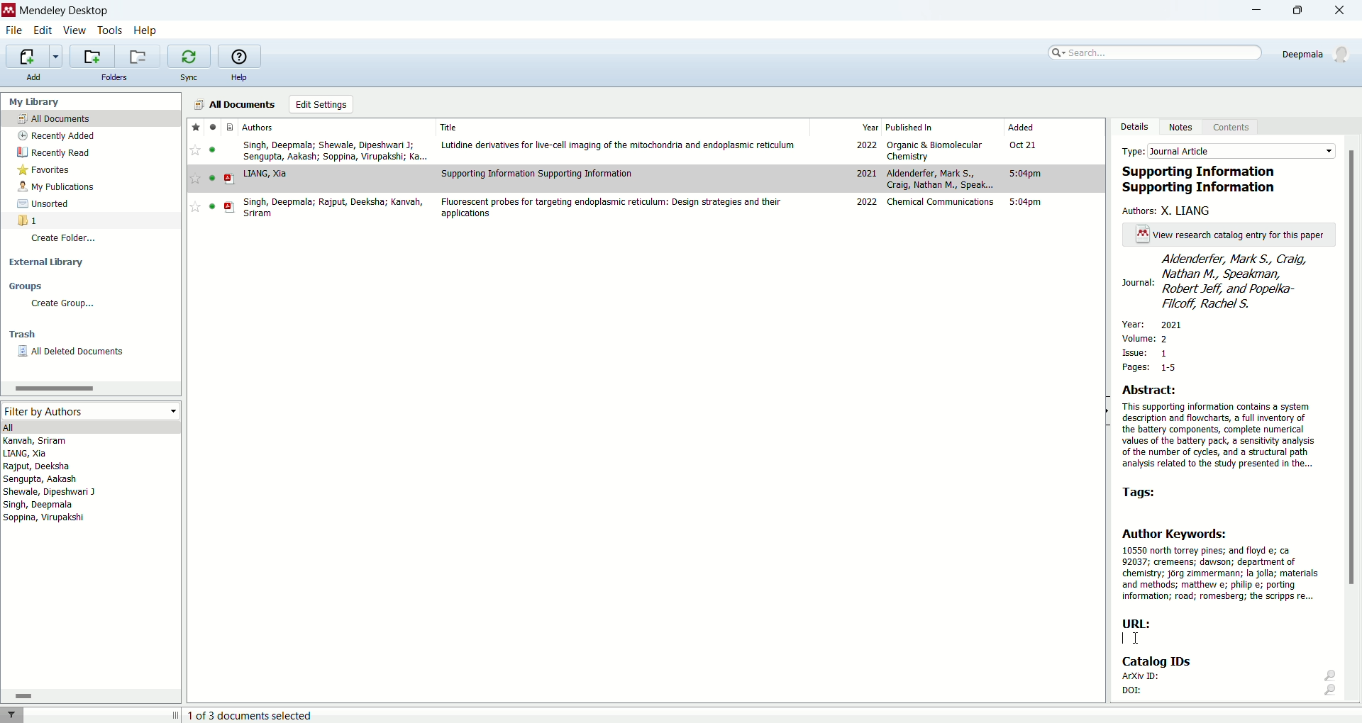  Describe the element at coordinates (89, 426) in the screenshot. I see `all` at that location.